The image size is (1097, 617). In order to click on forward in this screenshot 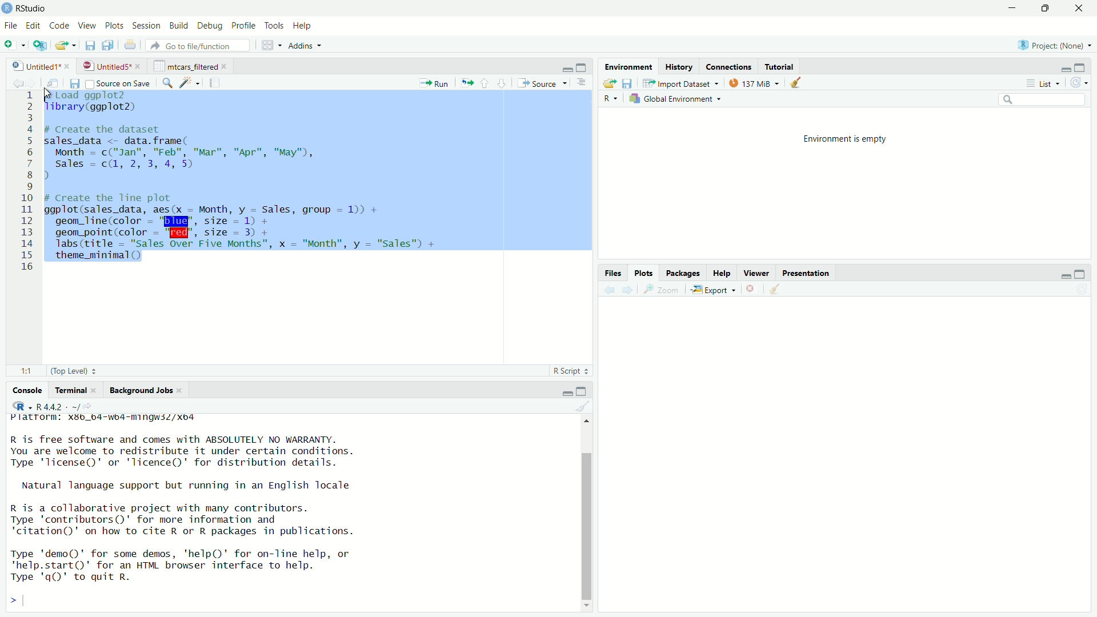, I will do `click(628, 290)`.